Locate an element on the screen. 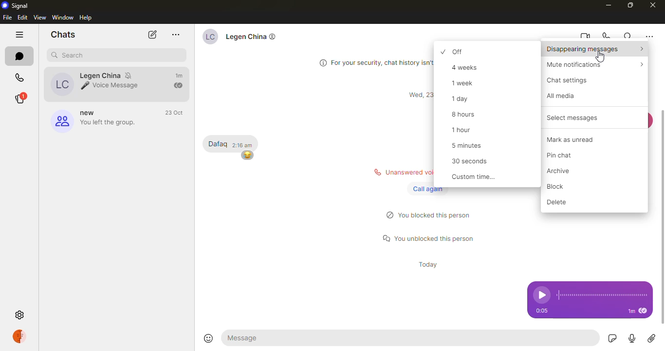  search is located at coordinates (628, 36).